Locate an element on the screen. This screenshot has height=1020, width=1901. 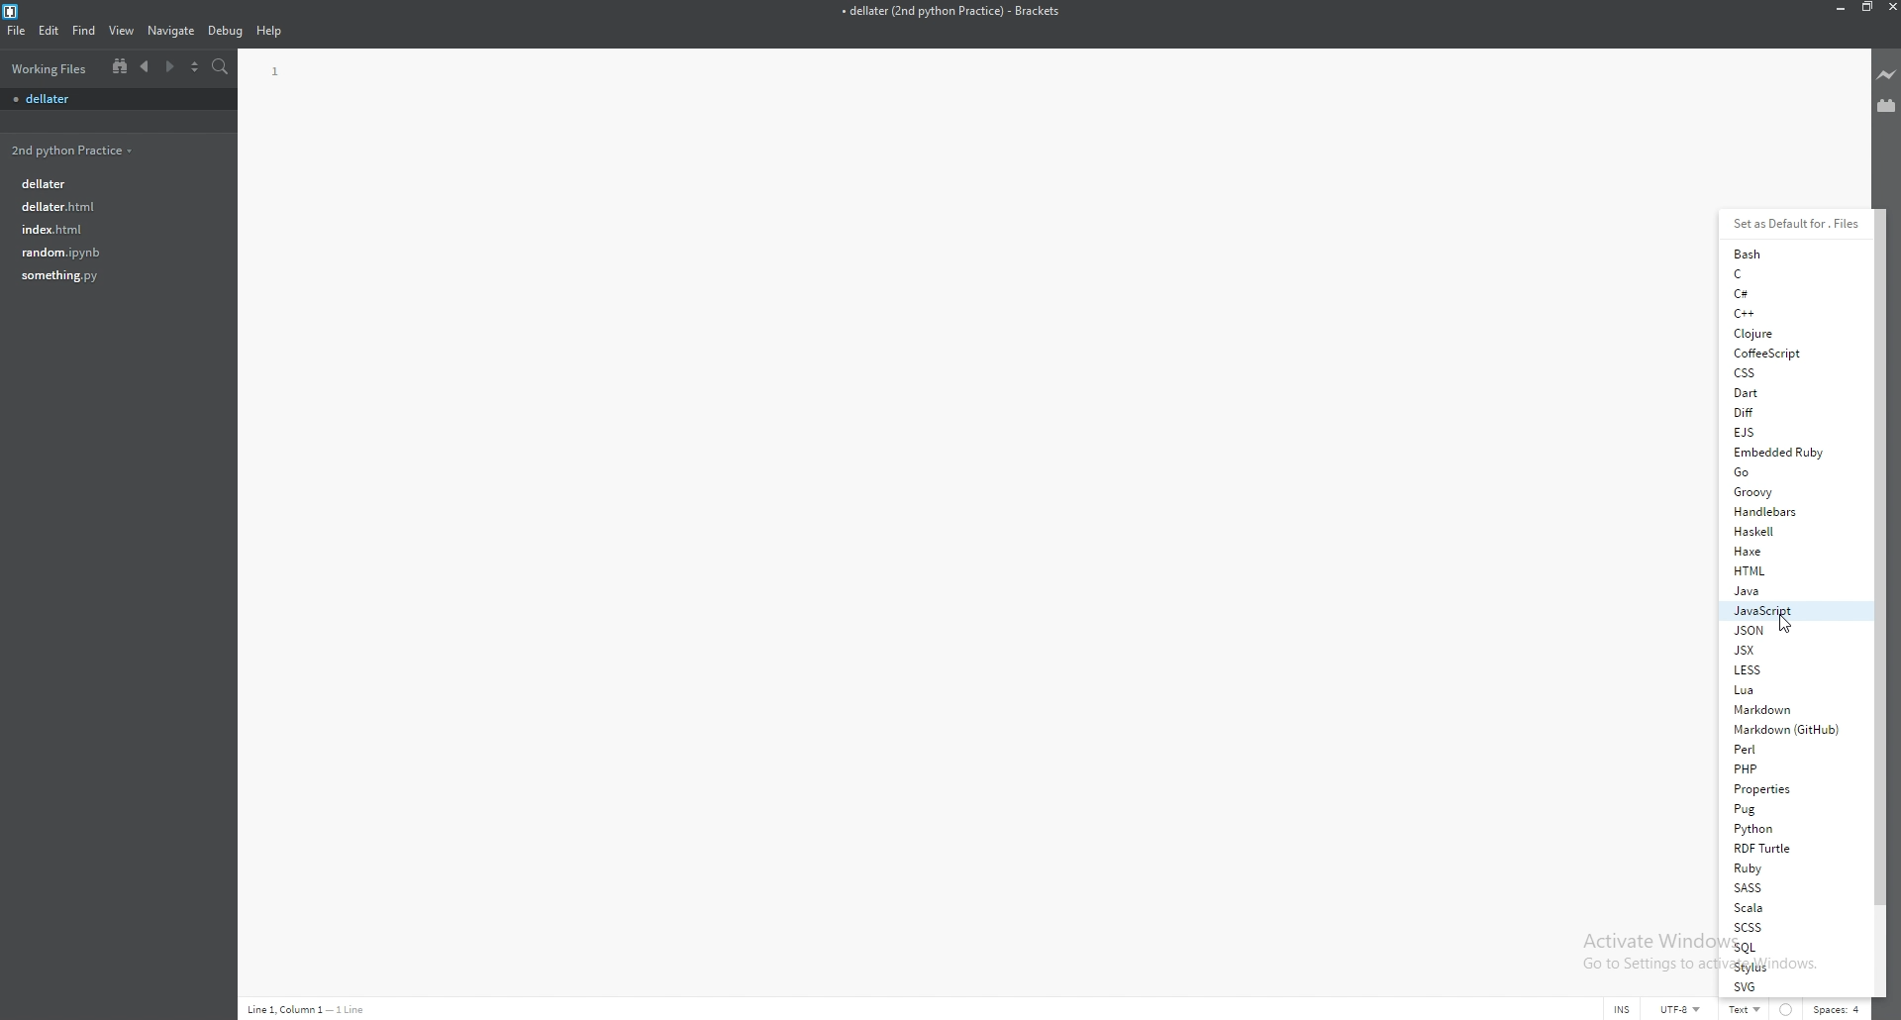
file is located at coordinates (17, 30).